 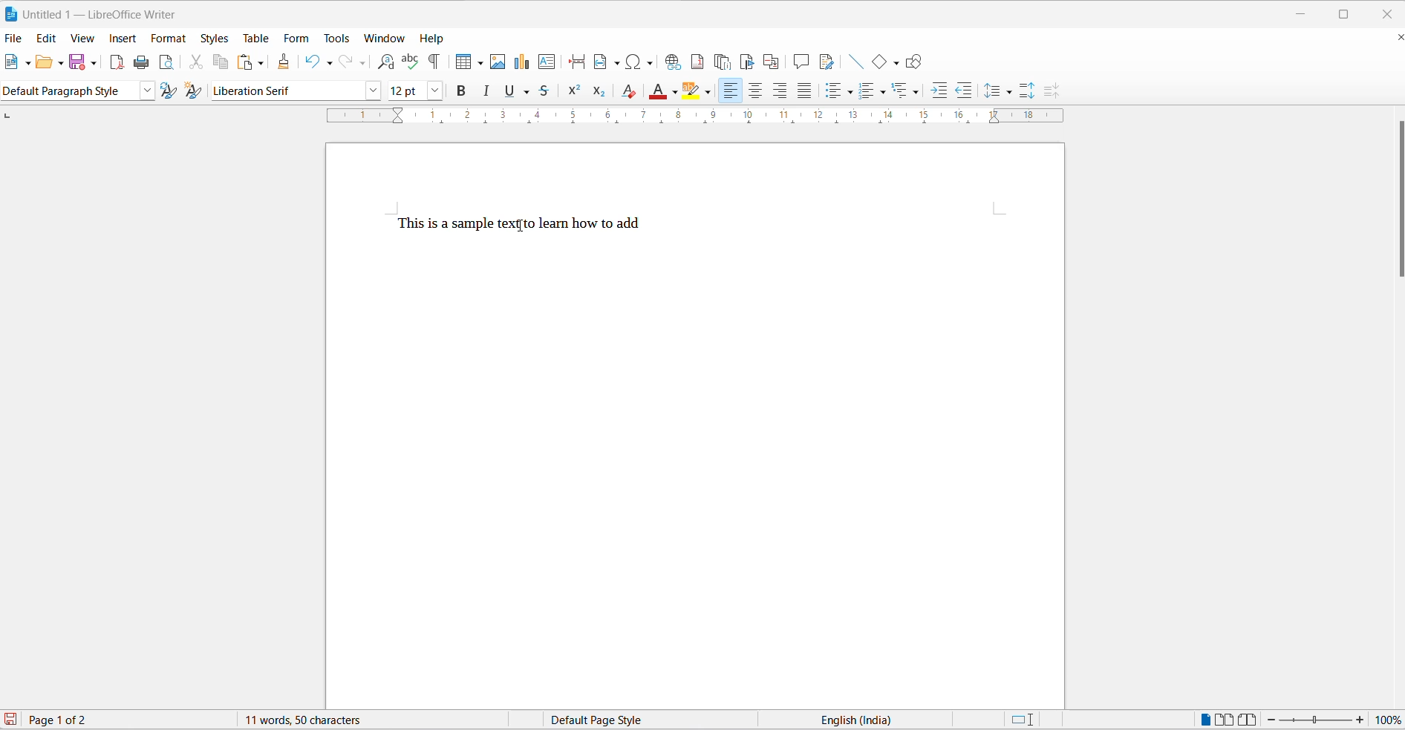 What do you see at coordinates (772, 61) in the screenshot?
I see `insert cross reference` at bounding box center [772, 61].